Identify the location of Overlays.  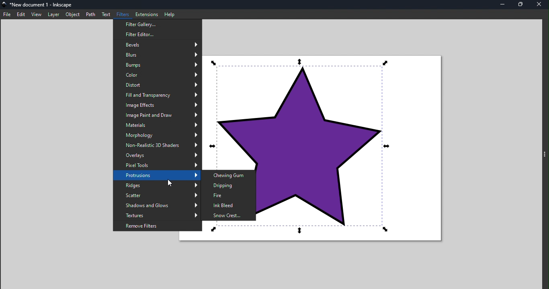
(156, 156).